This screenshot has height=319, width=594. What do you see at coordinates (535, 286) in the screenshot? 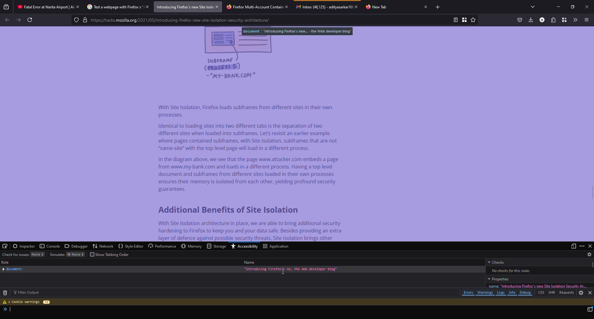
I see `name` at bounding box center [535, 286].